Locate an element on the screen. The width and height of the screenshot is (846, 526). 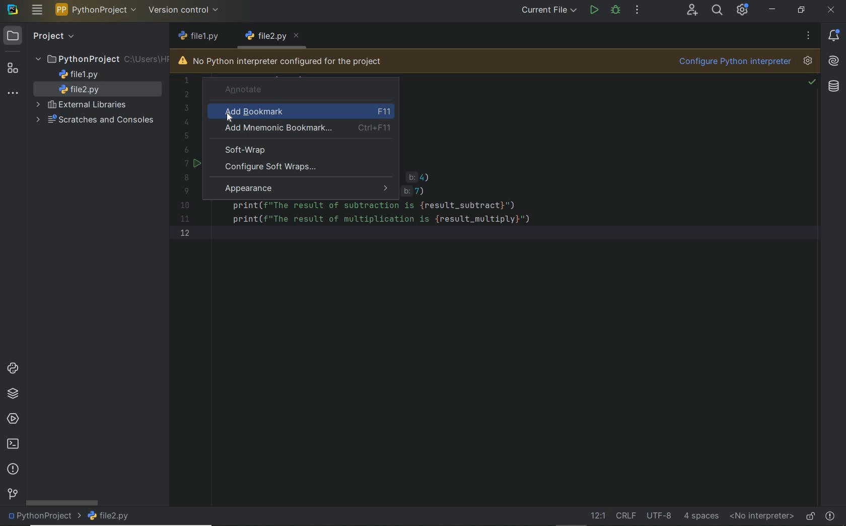
minimize is located at coordinates (772, 10).